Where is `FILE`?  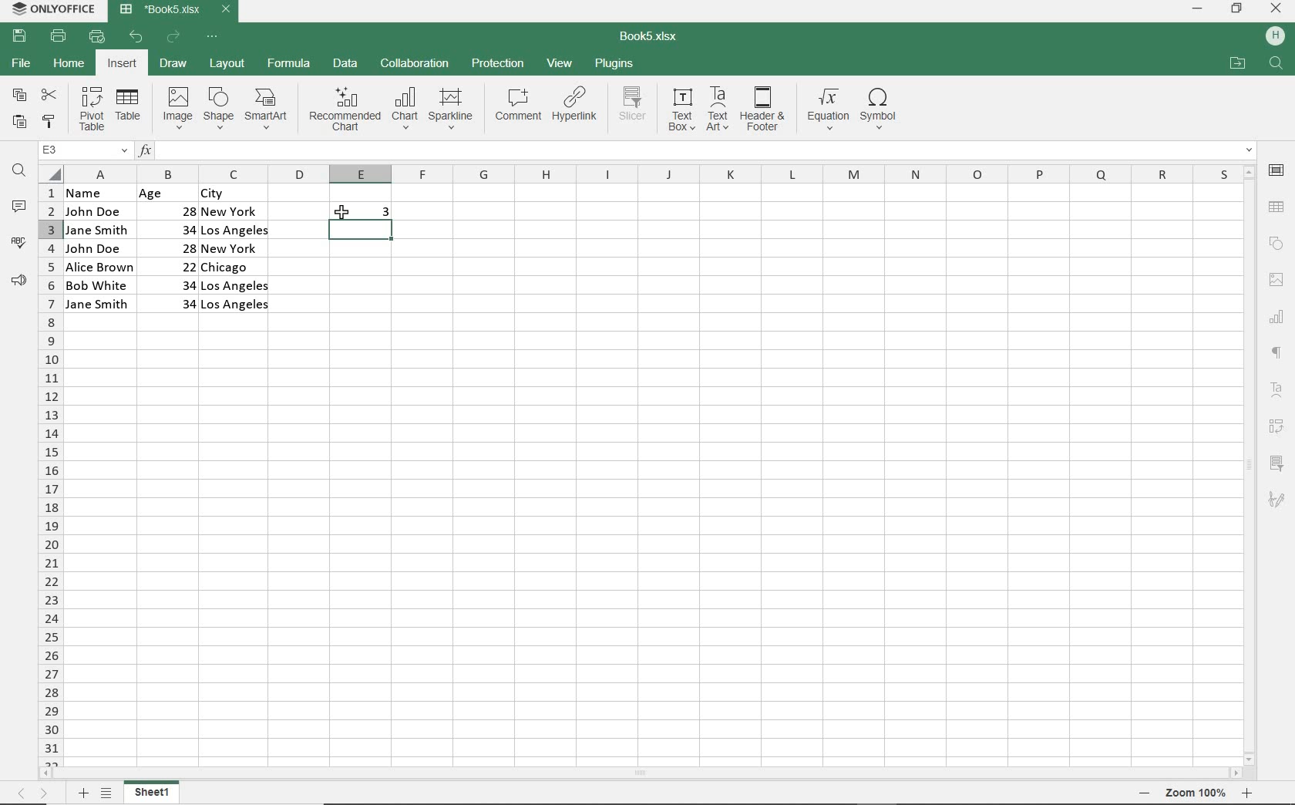
FILE is located at coordinates (20, 63).